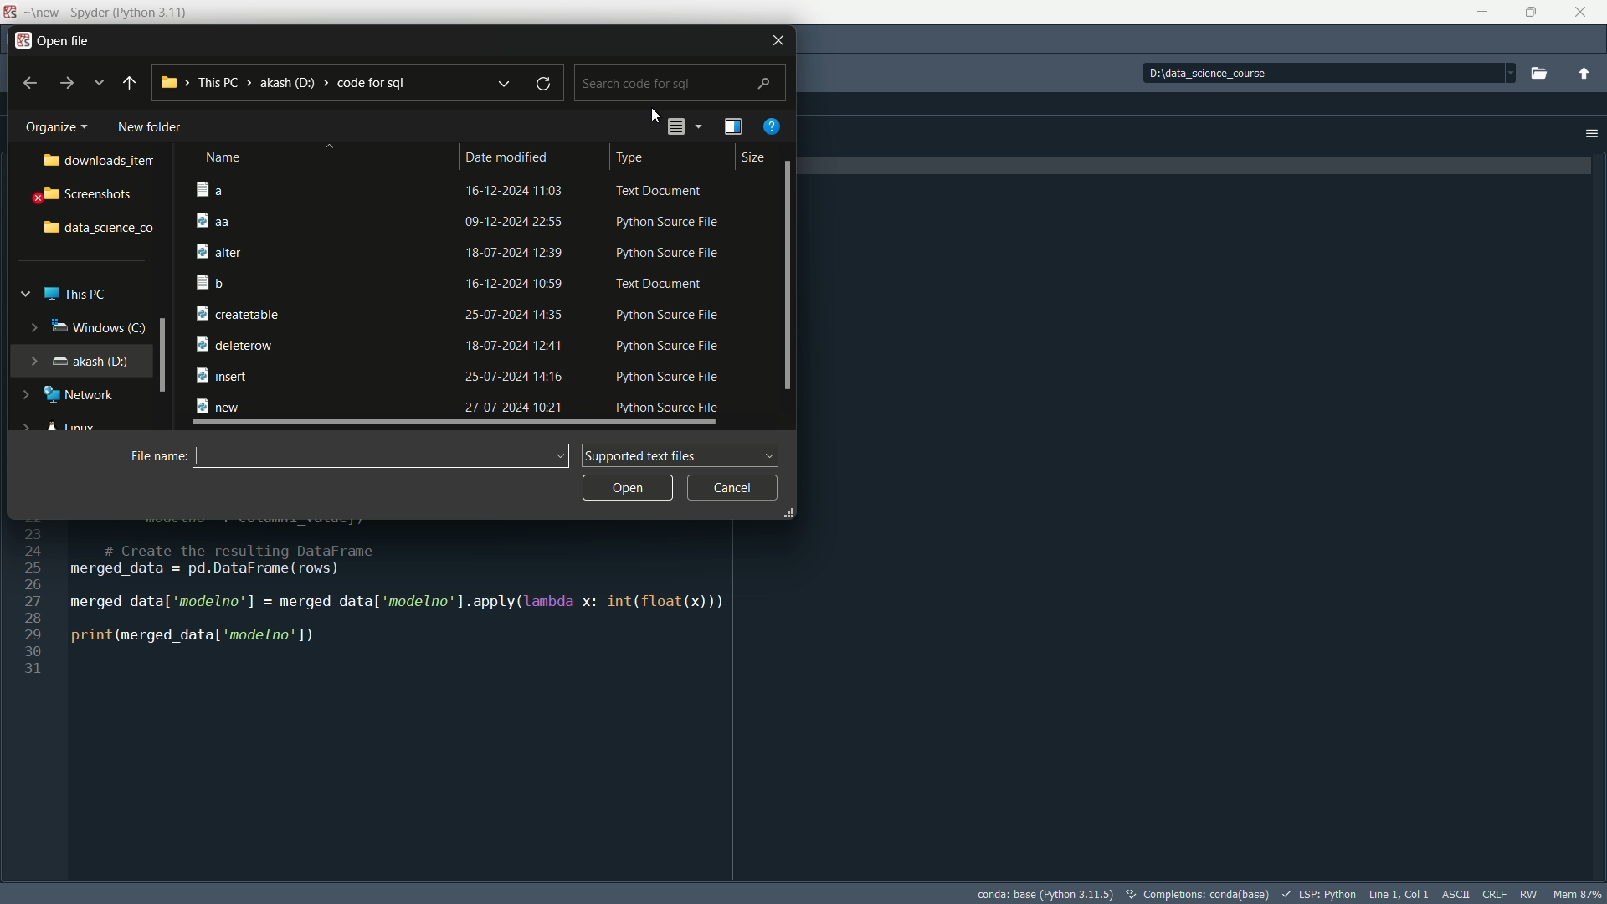 This screenshot has width=1607, height=904. What do you see at coordinates (733, 125) in the screenshot?
I see `preview pane` at bounding box center [733, 125].